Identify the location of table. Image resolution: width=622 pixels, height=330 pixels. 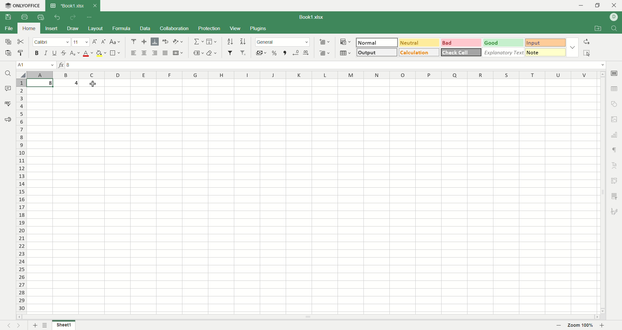
(345, 53).